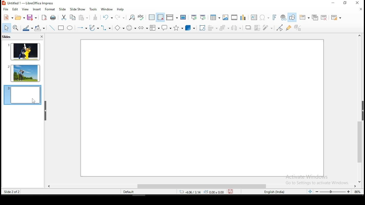  What do you see at coordinates (39, 28) in the screenshot?
I see `fill color` at bounding box center [39, 28].